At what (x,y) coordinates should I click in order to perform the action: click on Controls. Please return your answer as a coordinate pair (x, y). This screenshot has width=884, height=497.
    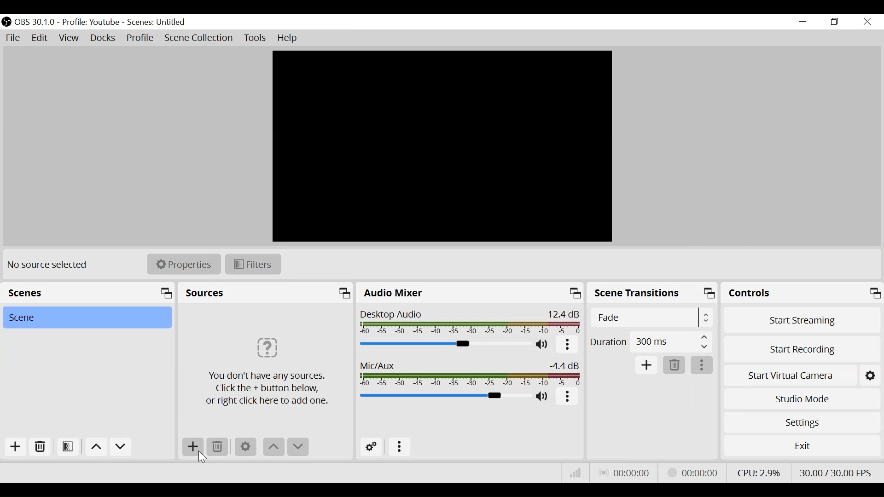
    Looking at the image, I should click on (803, 295).